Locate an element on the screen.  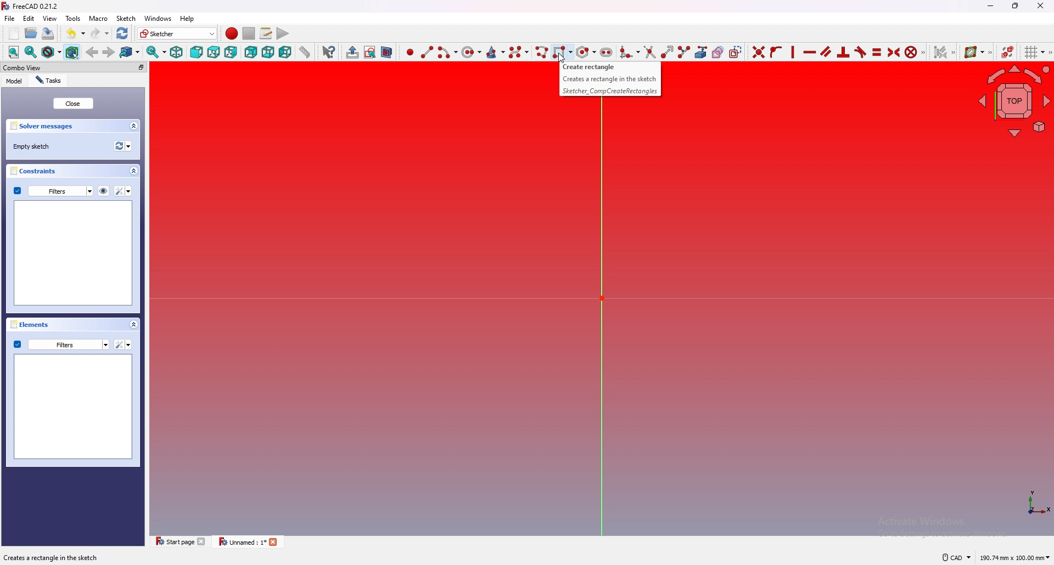
close is located at coordinates (74, 103).